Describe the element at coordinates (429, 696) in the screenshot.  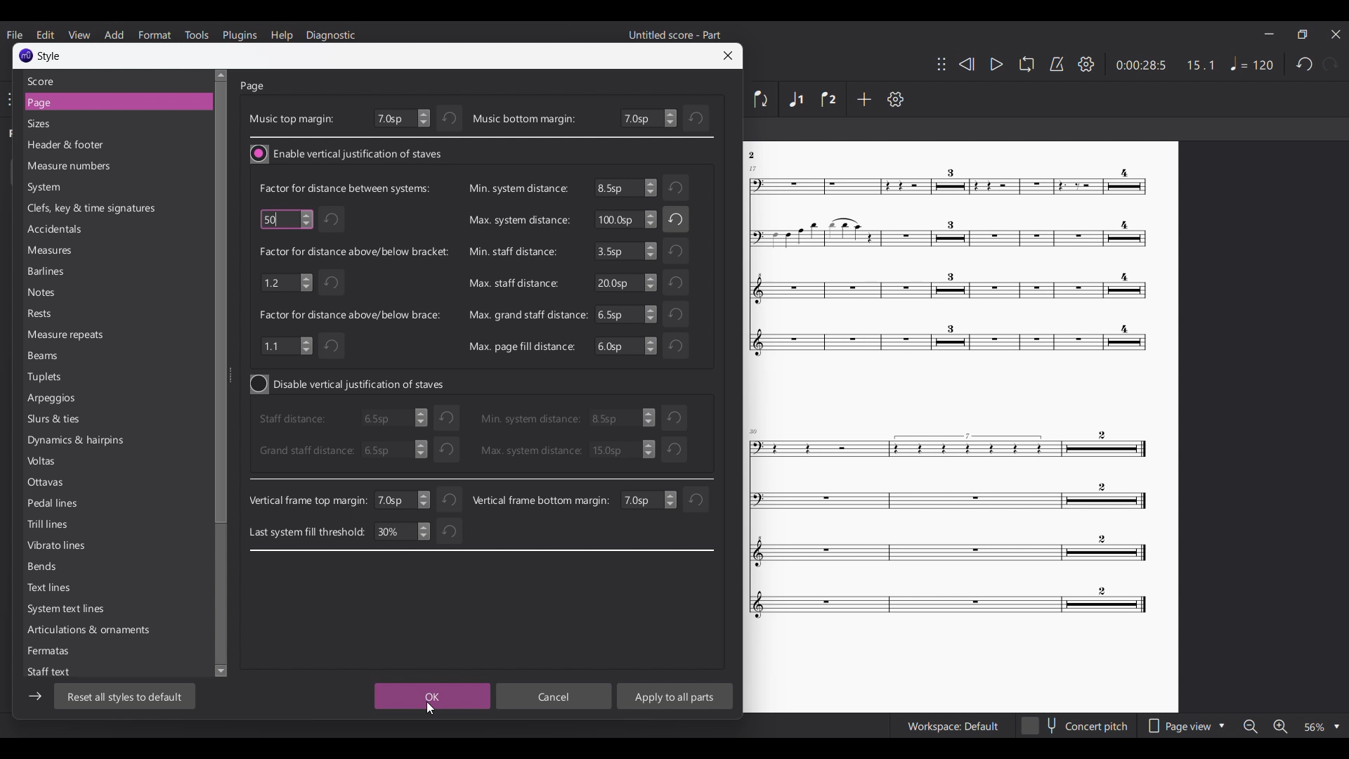
I see `OK` at that location.